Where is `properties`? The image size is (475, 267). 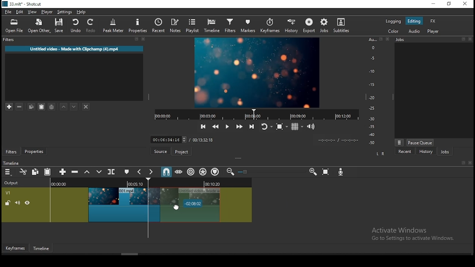
properties is located at coordinates (36, 152).